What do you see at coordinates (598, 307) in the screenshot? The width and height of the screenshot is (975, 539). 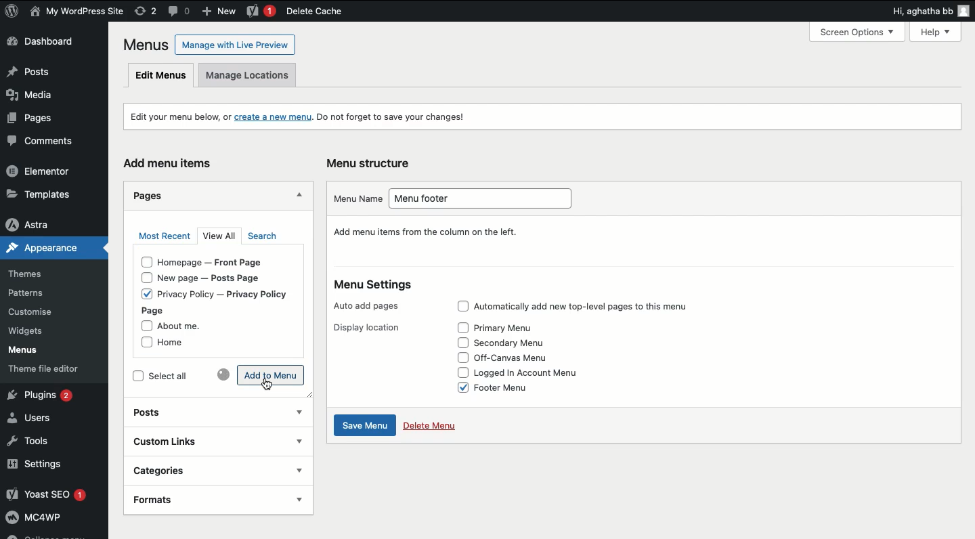 I see `Automatically add top level pages to this menu` at bounding box center [598, 307].